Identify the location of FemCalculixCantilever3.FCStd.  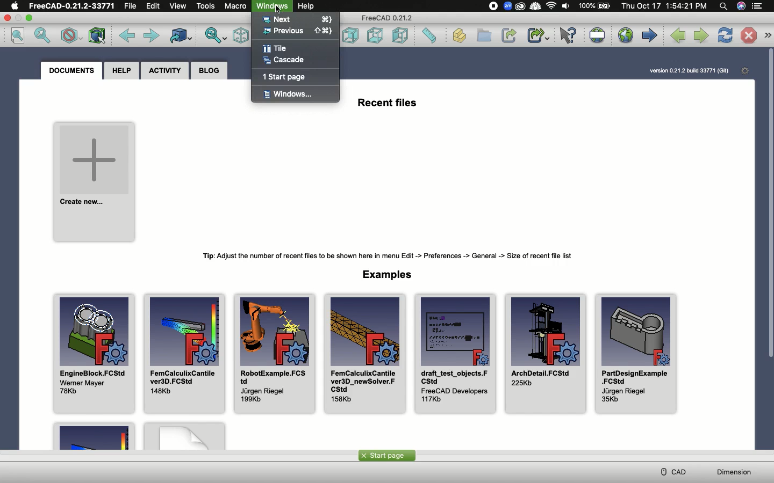
(185, 353).